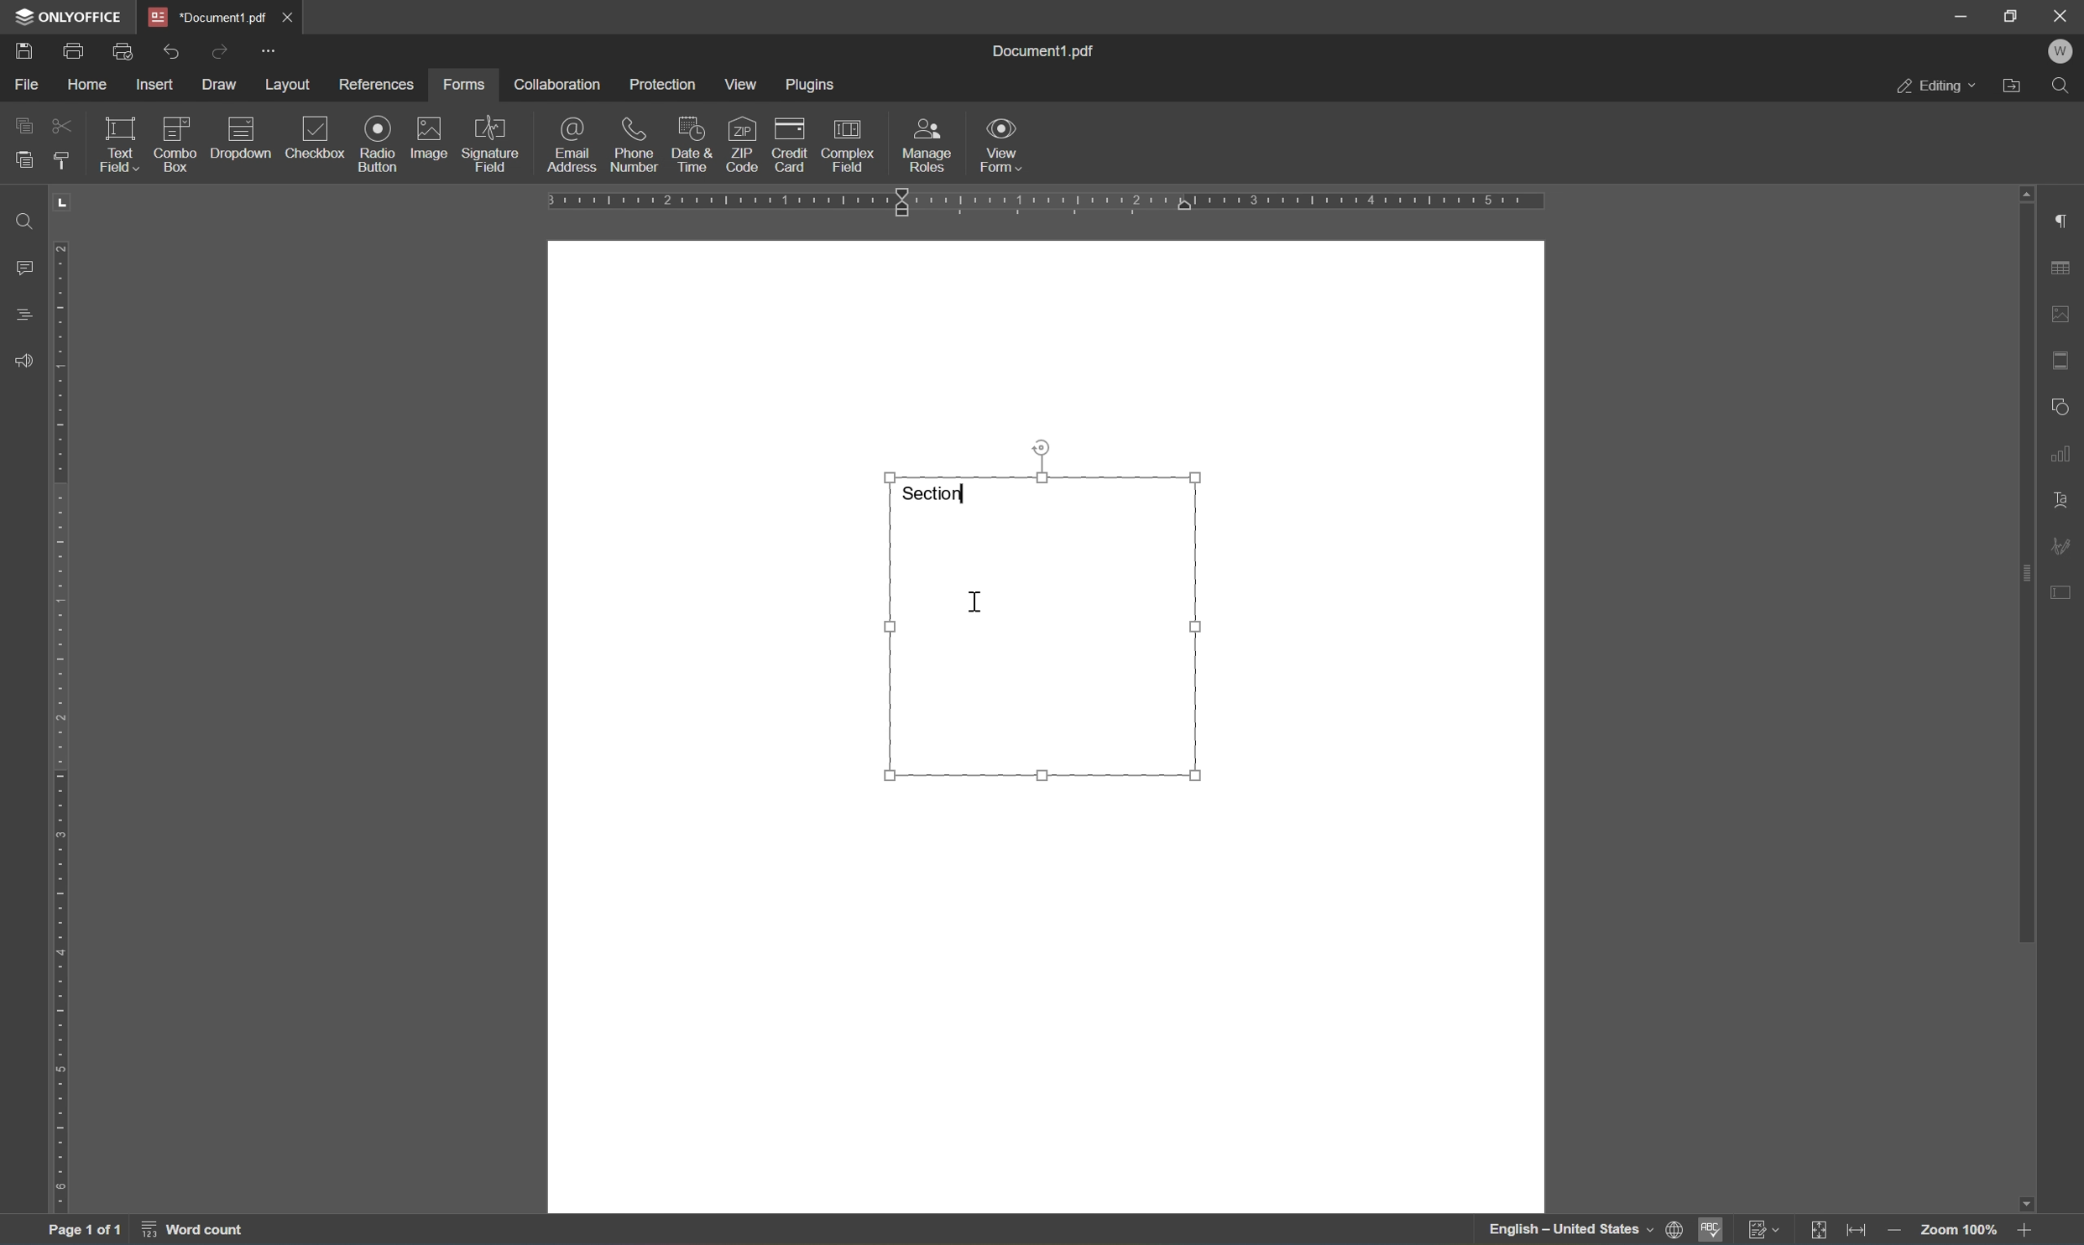 The width and height of the screenshot is (2084, 1245). I want to click on home, so click(90, 85).